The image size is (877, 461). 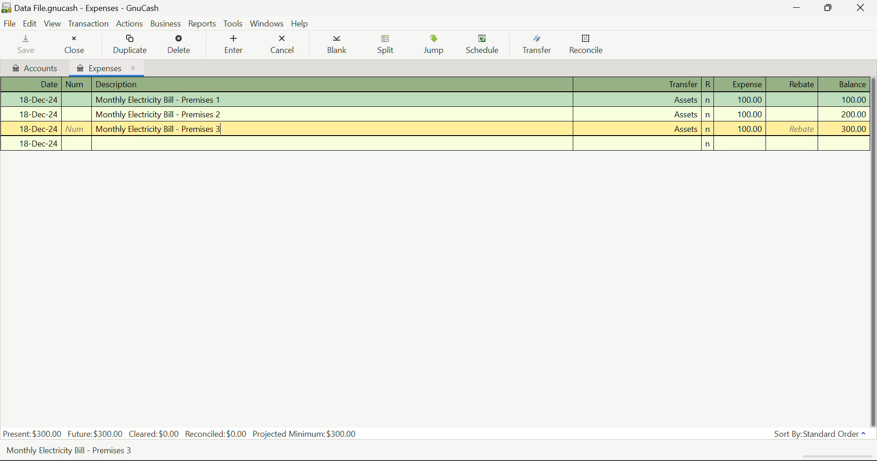 I want to click on Business, so click(x=166, y=24).